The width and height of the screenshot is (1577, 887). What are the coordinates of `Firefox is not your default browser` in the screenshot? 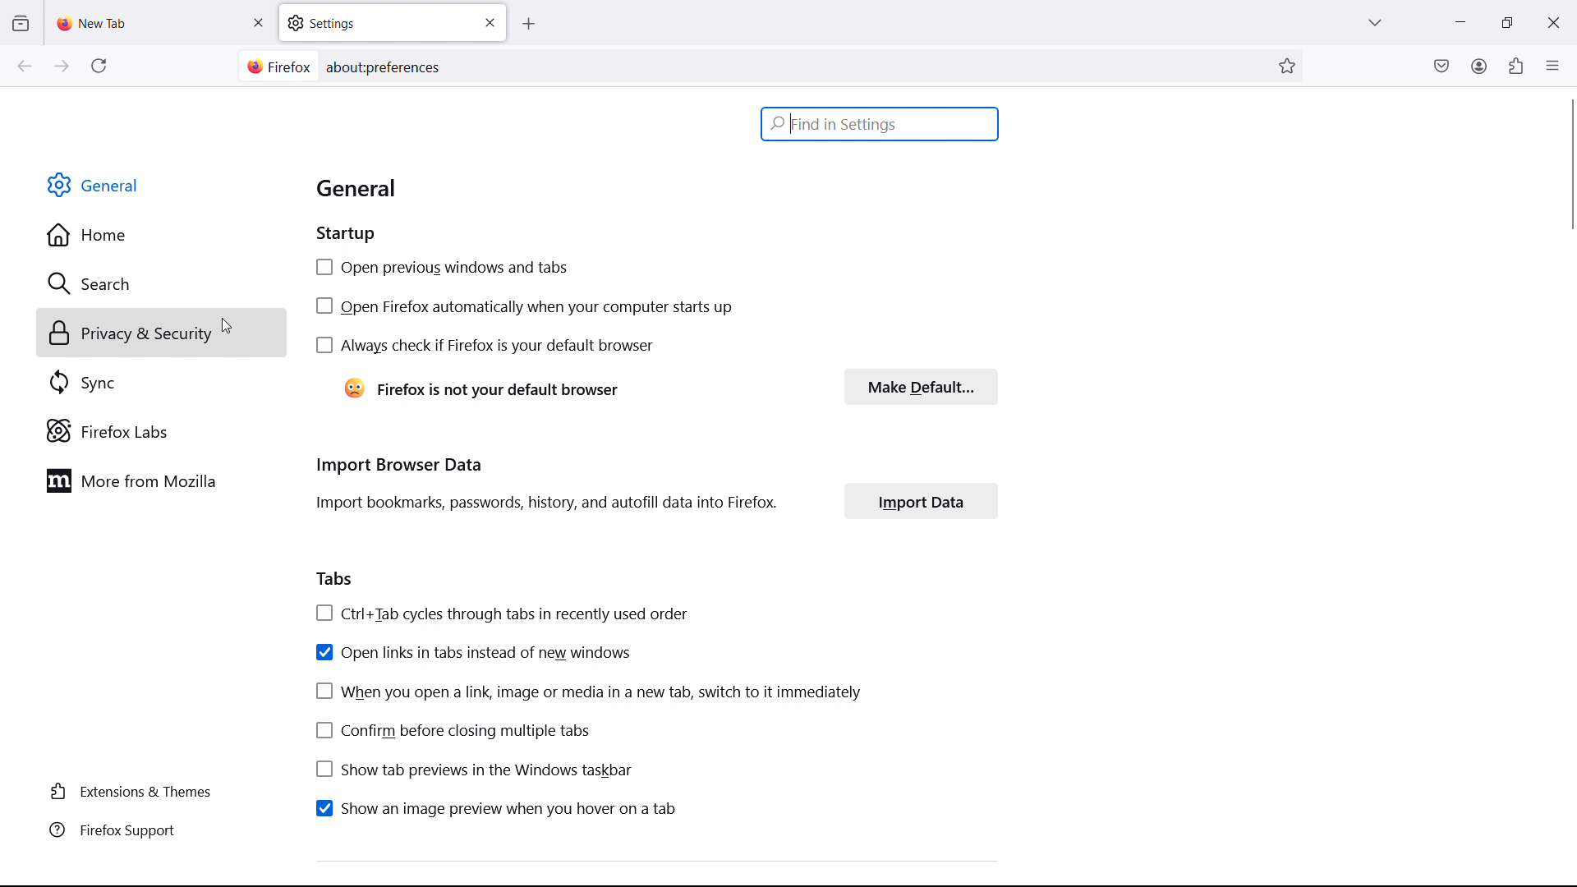 It's located at (488, 389).